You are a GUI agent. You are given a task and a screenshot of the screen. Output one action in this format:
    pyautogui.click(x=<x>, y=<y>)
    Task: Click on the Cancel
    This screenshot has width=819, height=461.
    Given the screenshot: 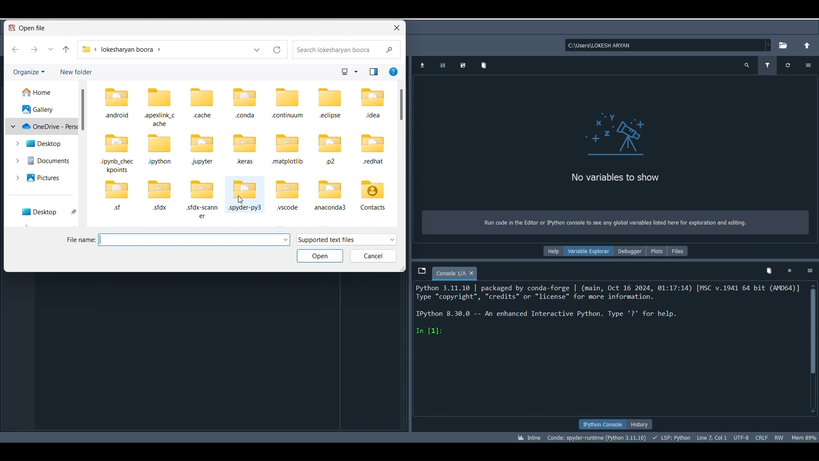 What is the action you would take?
    pyautogui.click(x=371, y=257)
    